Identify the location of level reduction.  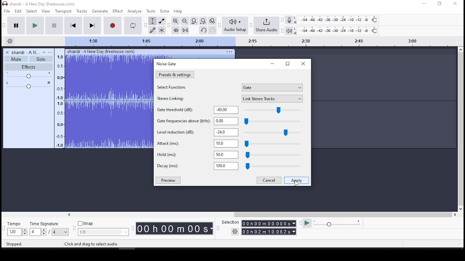
(229, 132).